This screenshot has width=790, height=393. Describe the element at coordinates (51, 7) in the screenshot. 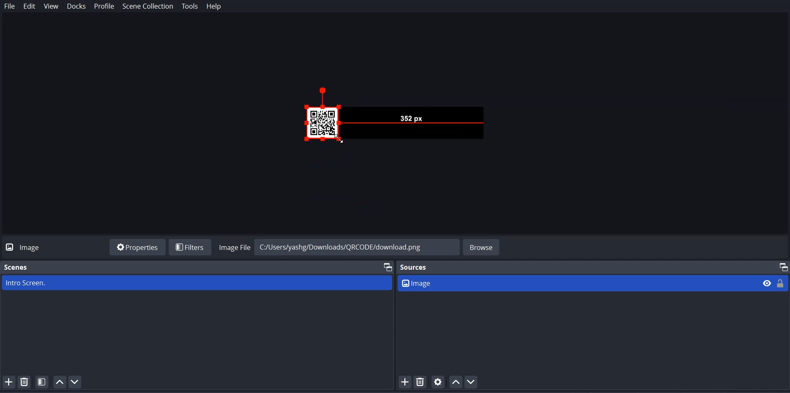

I see `View` at that location.